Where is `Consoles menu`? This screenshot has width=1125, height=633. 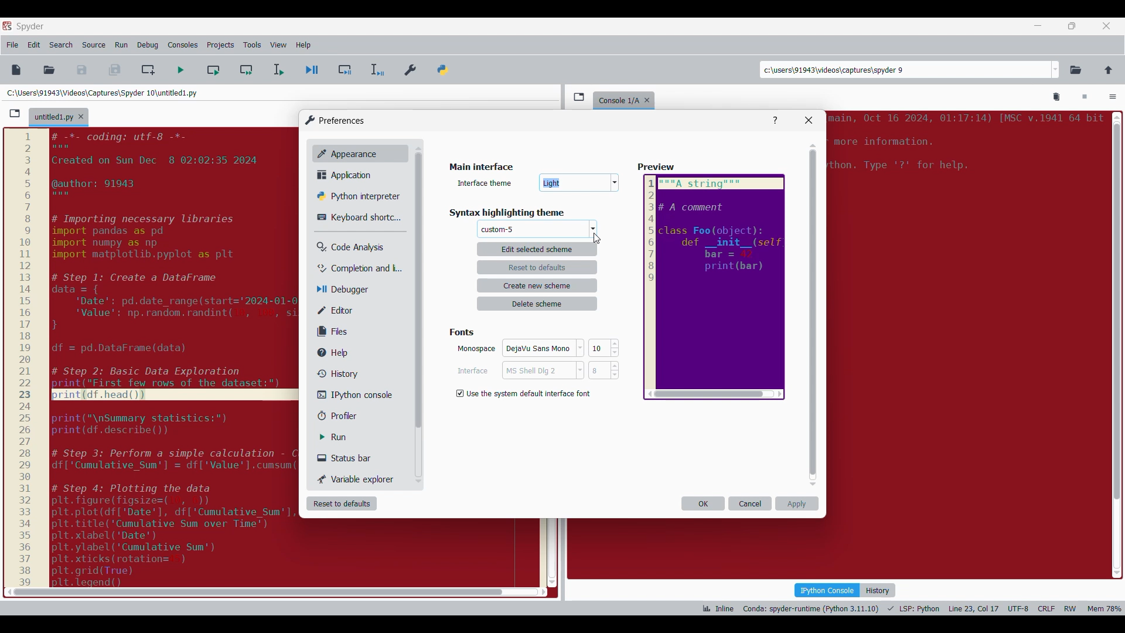 Consoles menu is located at coordinates (183, 45).